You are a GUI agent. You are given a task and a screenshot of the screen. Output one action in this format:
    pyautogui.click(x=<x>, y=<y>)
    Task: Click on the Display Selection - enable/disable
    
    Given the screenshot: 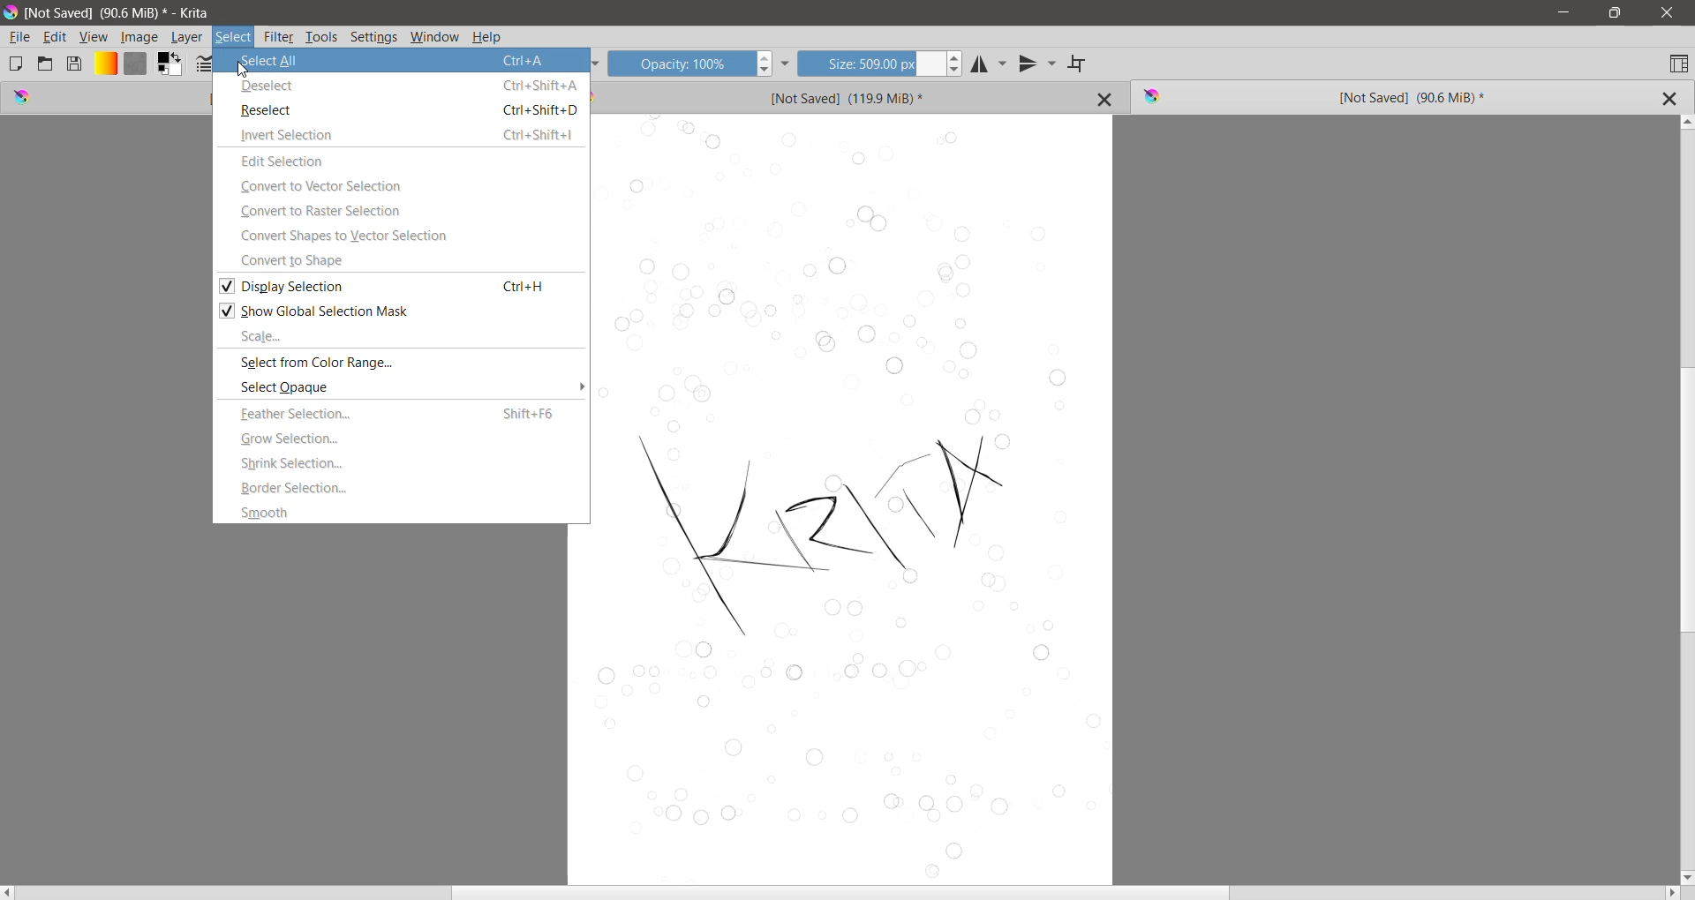 What is the action you would take?
    pyautogui.click(x=400, y=285)
    